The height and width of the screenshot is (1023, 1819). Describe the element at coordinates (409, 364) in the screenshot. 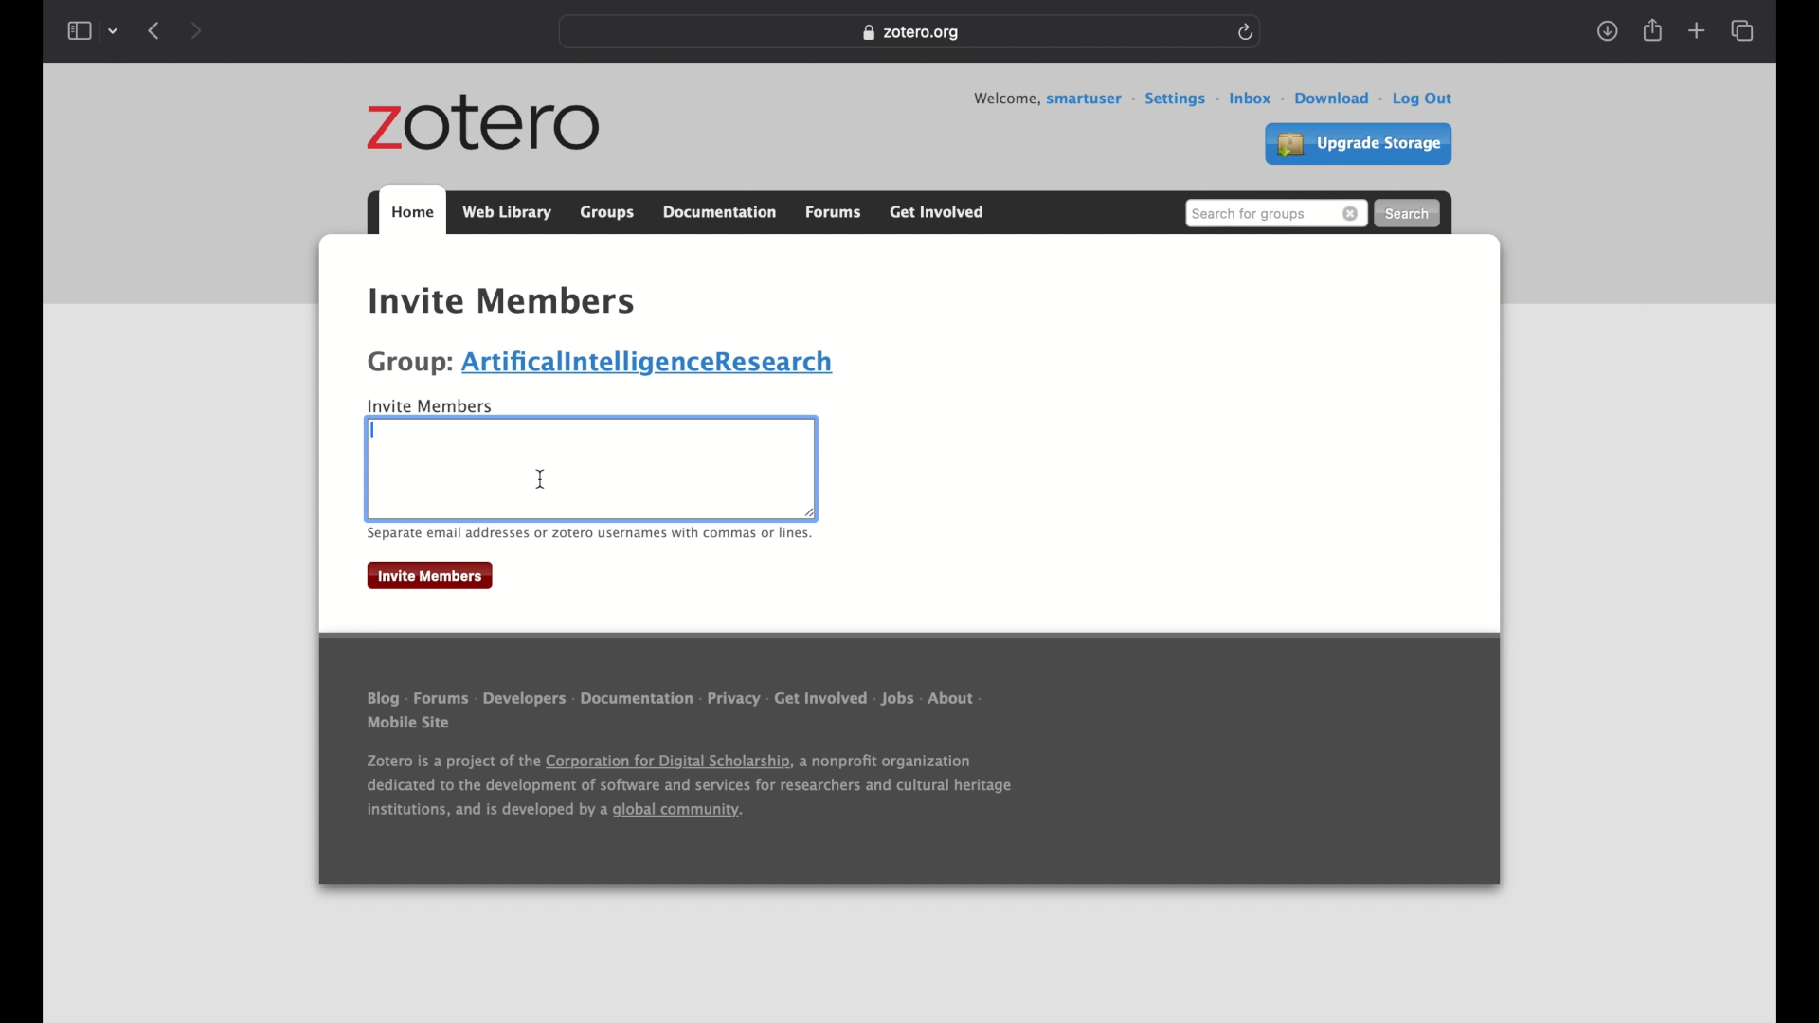

I see `group:` at that location.